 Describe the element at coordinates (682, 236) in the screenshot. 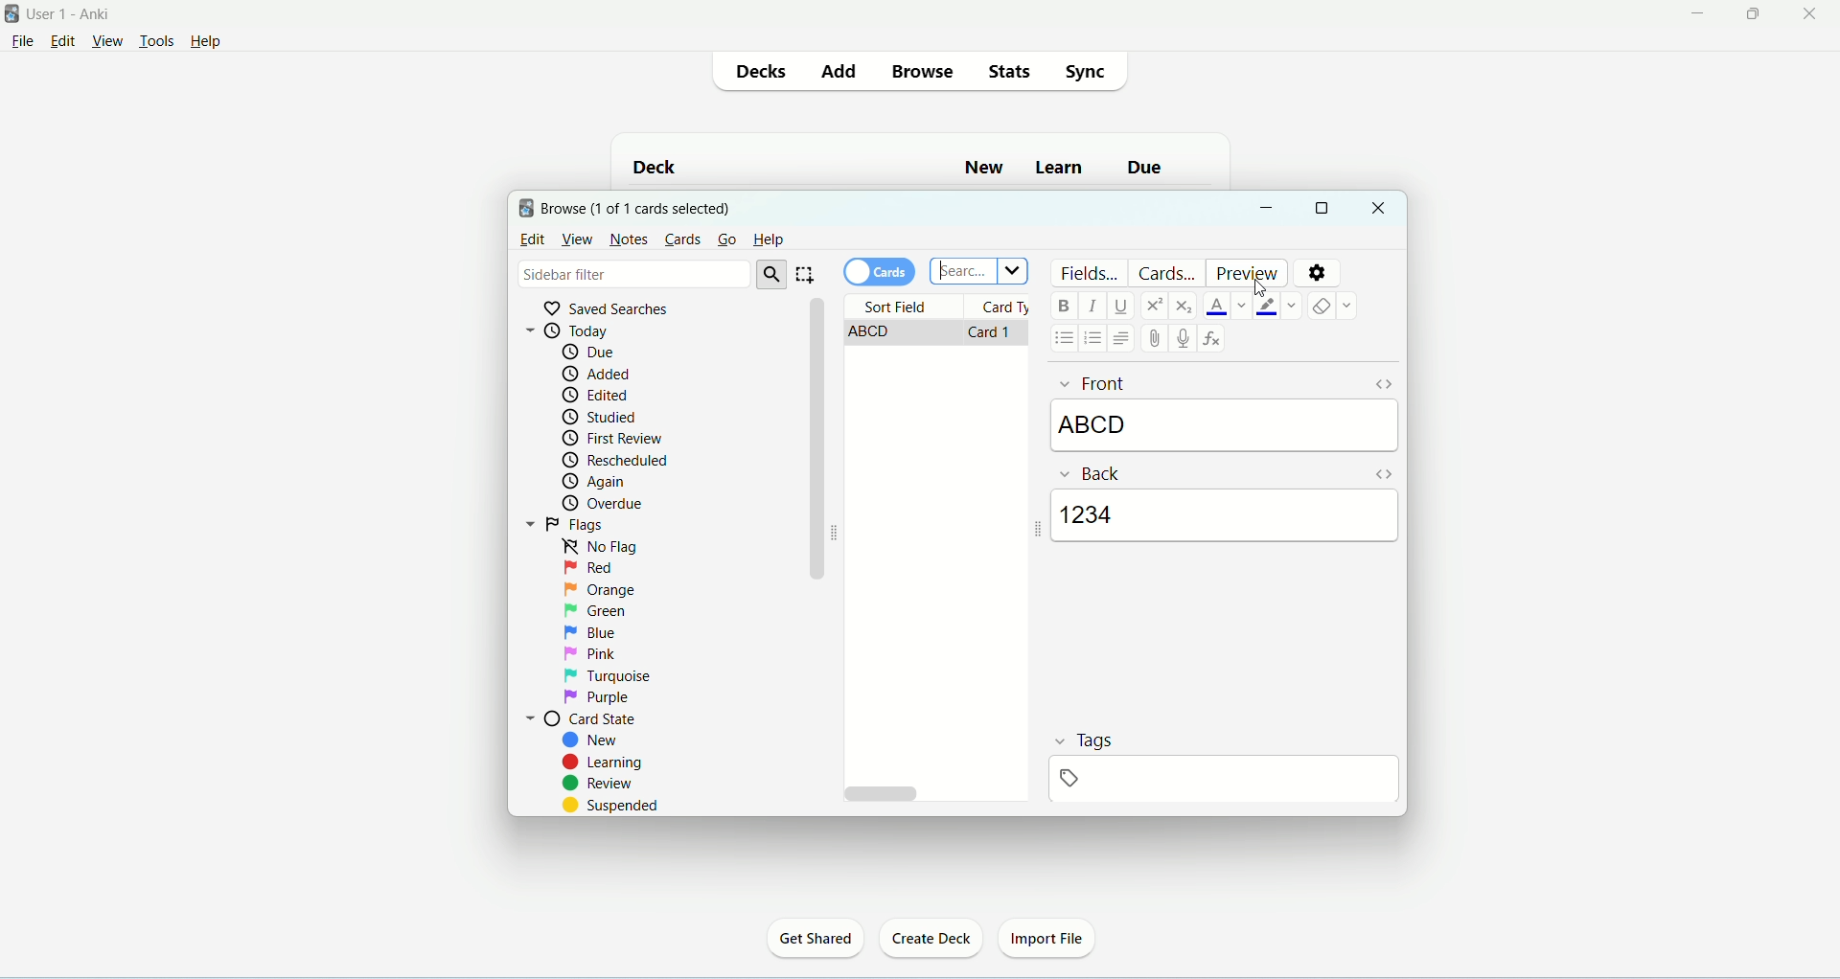

I see `cards` at that location.